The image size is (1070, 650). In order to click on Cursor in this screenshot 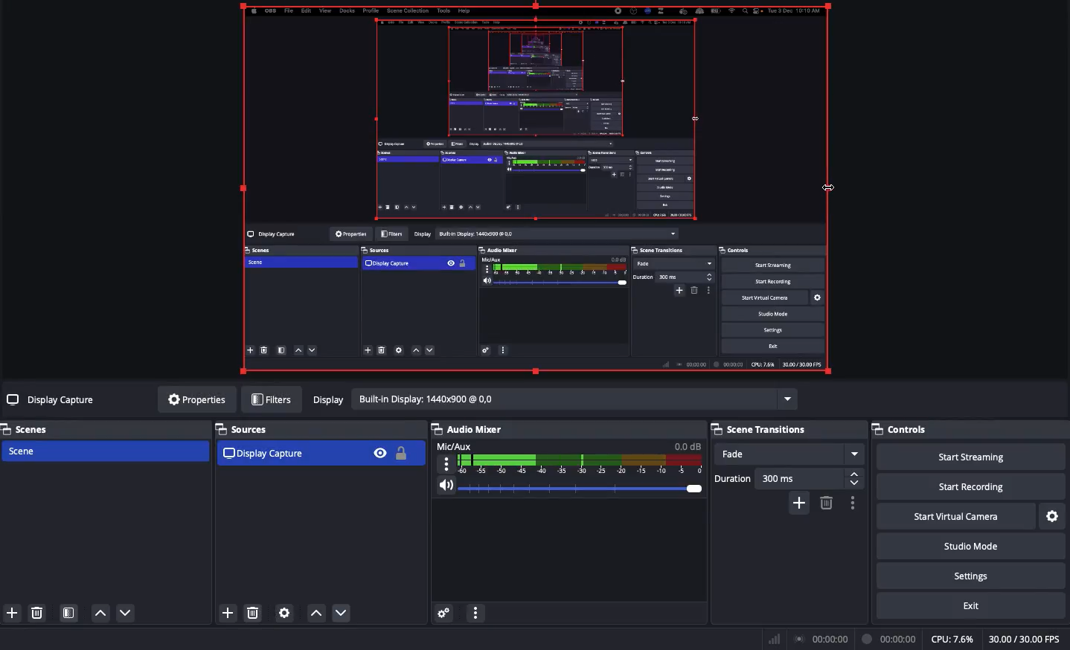, I will do `click(821, 187)`.